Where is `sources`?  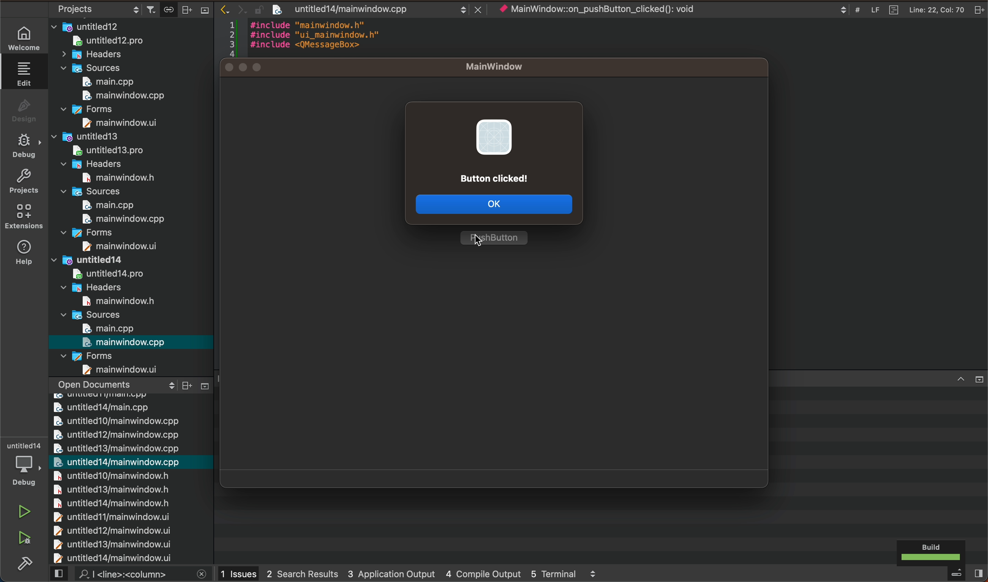 sources is located at coordinates (96, 314).